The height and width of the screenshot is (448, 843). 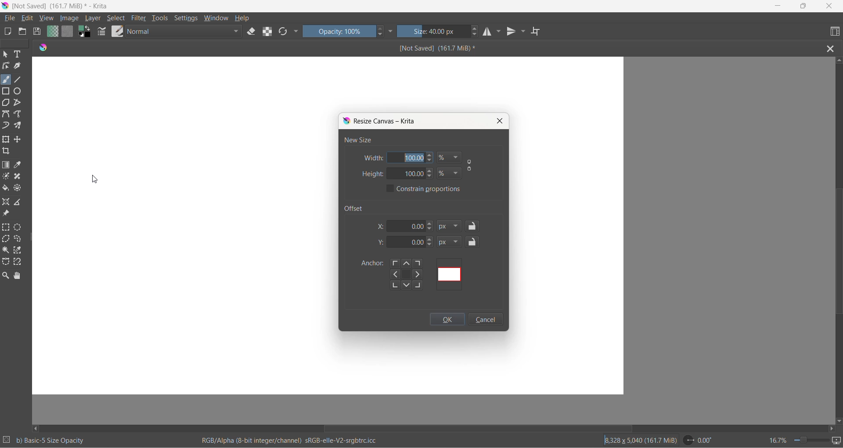 What do you see at coordinates (37, 428) in the screenshot?
I see `scroll left button` at bounding box center [37, 428].